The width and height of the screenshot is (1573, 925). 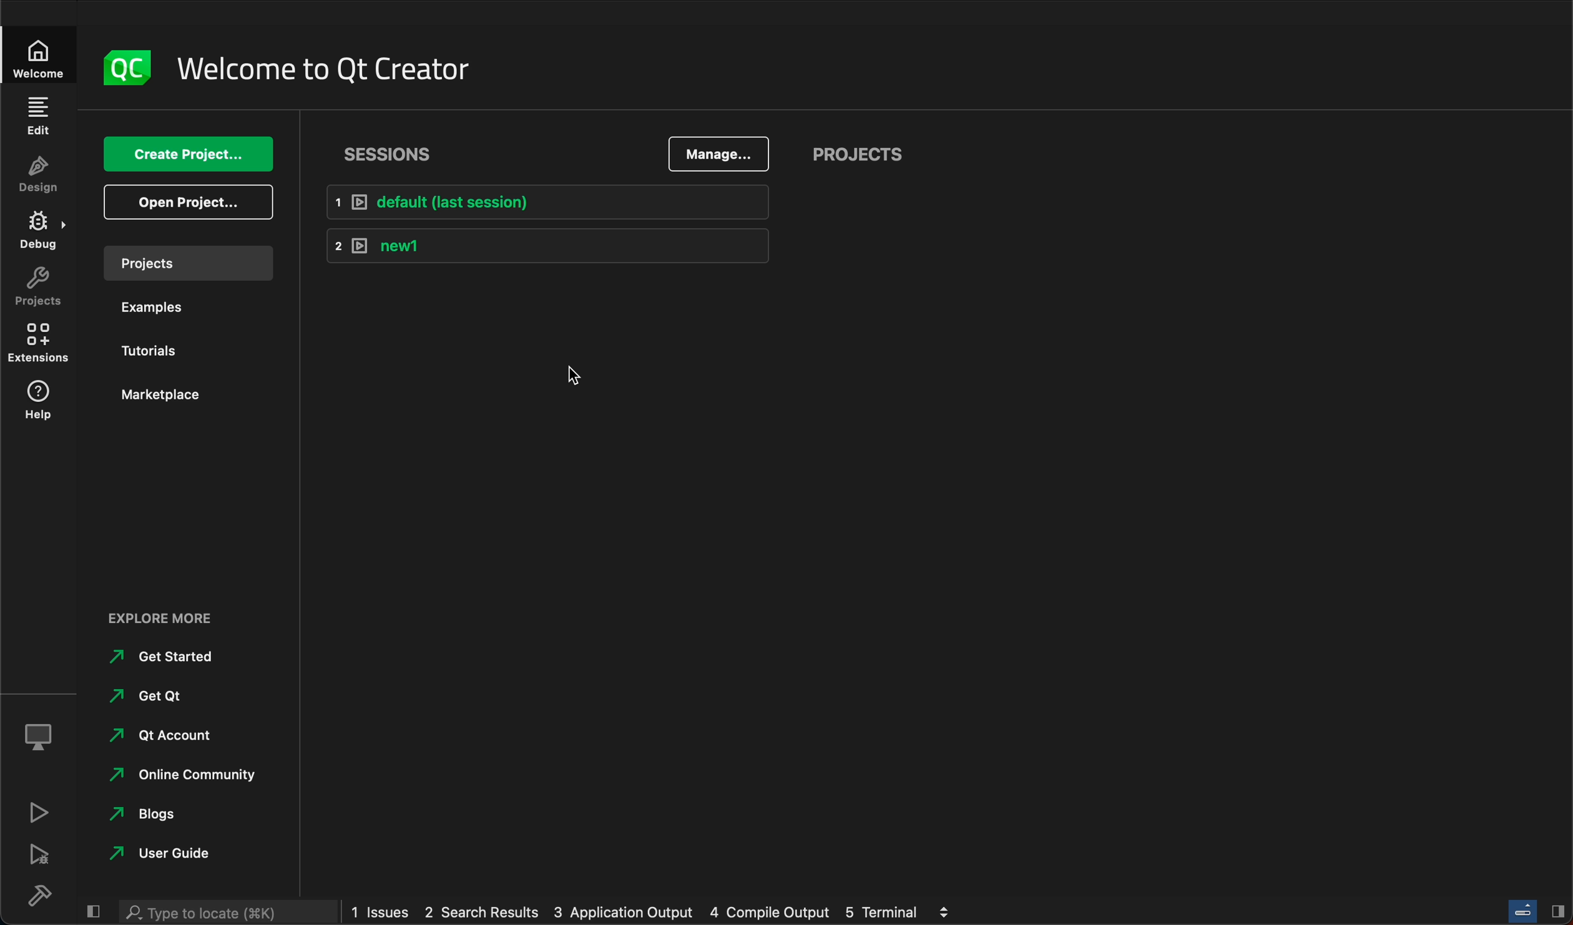 I want to click on manage, so click(x=721, y=151).